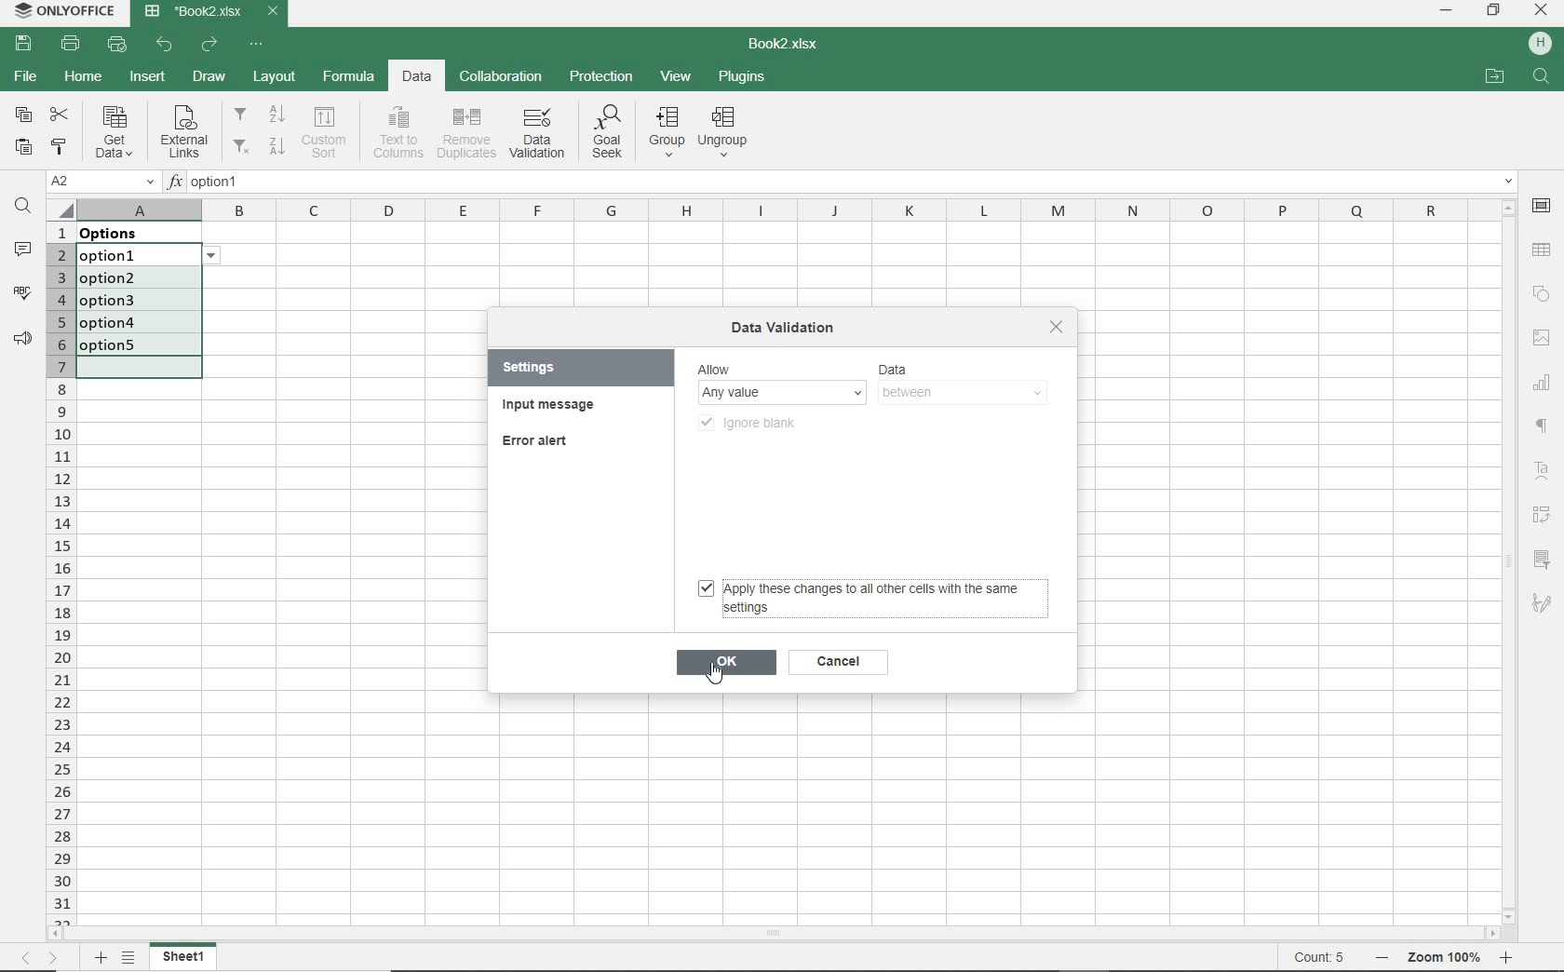 The height and width of the screenshot is (972, 1564). Describe the element at coordinates (419, 78) in the screenshot. I see `DATA` at that location.